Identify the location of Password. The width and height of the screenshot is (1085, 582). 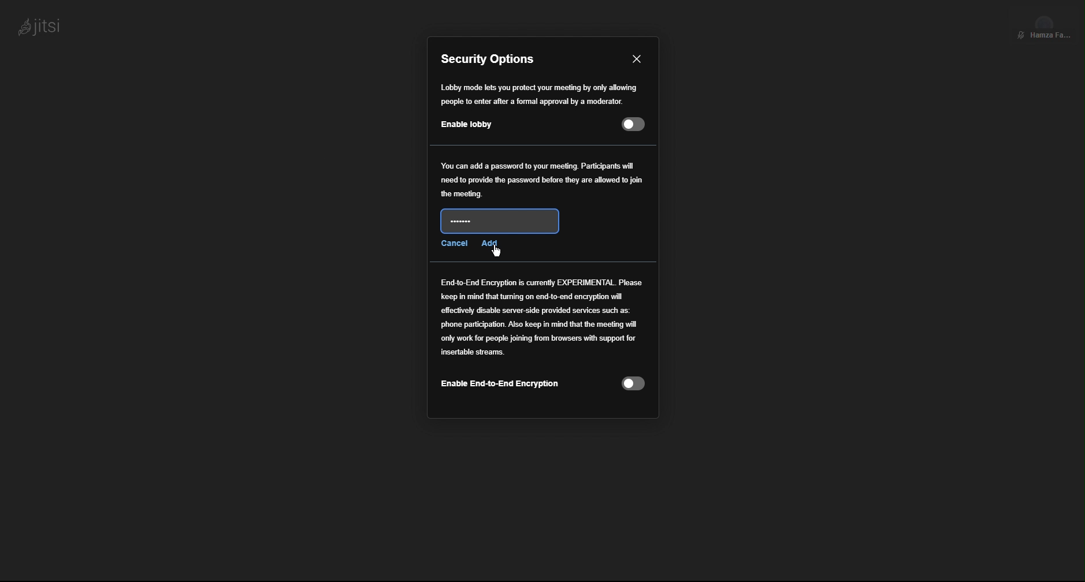
(542, 179).